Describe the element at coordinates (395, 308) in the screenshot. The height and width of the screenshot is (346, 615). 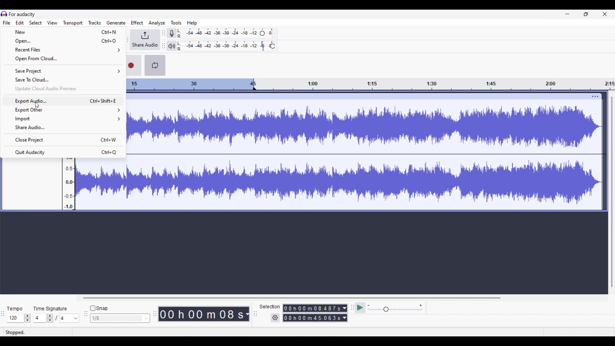
I see `Playback speed scale` at that location.